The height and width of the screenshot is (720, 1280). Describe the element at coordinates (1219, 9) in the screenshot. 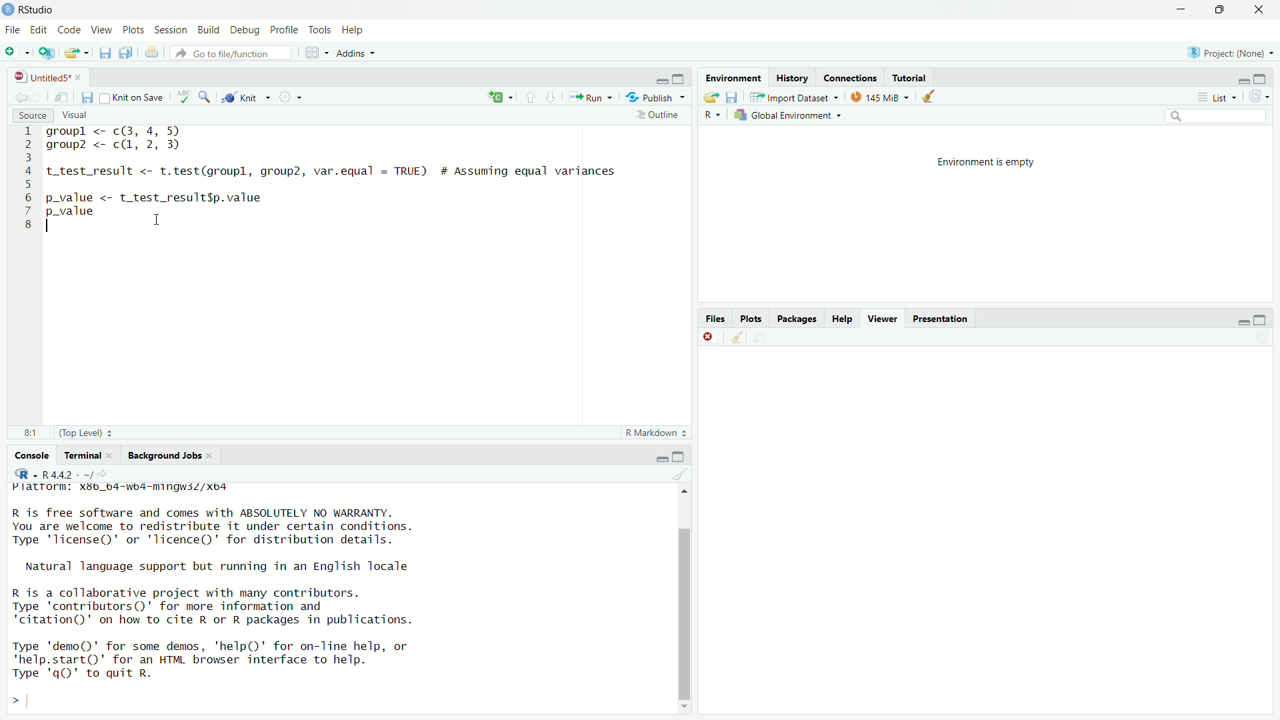

I see `DOWN` at that location.